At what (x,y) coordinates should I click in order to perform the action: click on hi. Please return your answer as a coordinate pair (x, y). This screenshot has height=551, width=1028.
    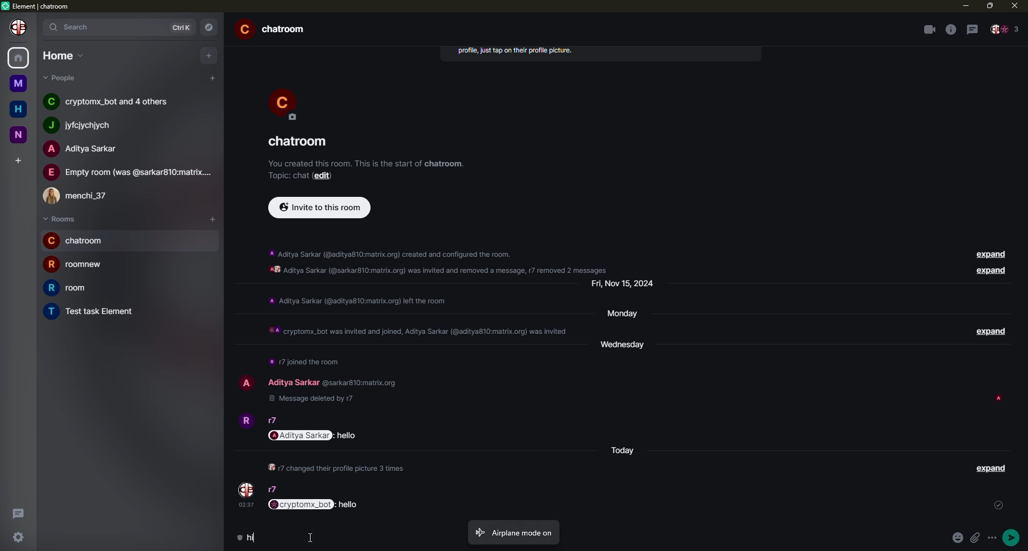
    Looking at the image, I should click on (246, 537).